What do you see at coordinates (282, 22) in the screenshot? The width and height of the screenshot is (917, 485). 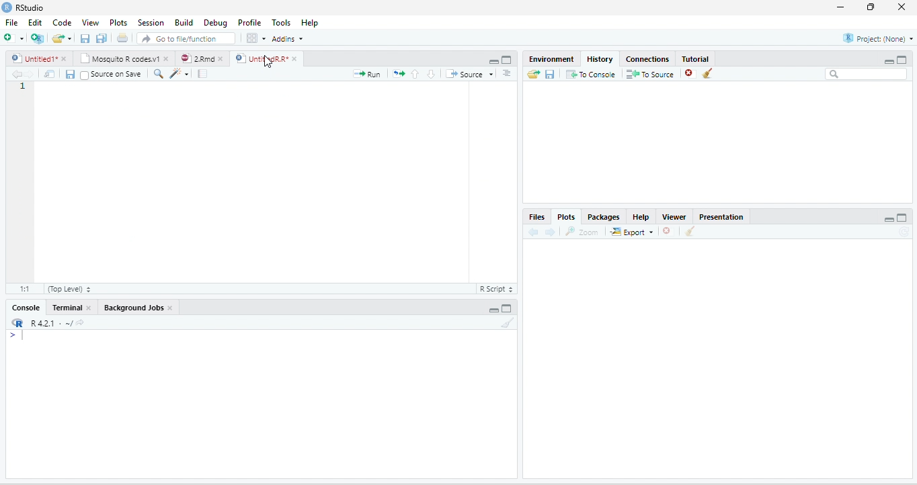 I see `Tools` at bounding box center [282, 22].